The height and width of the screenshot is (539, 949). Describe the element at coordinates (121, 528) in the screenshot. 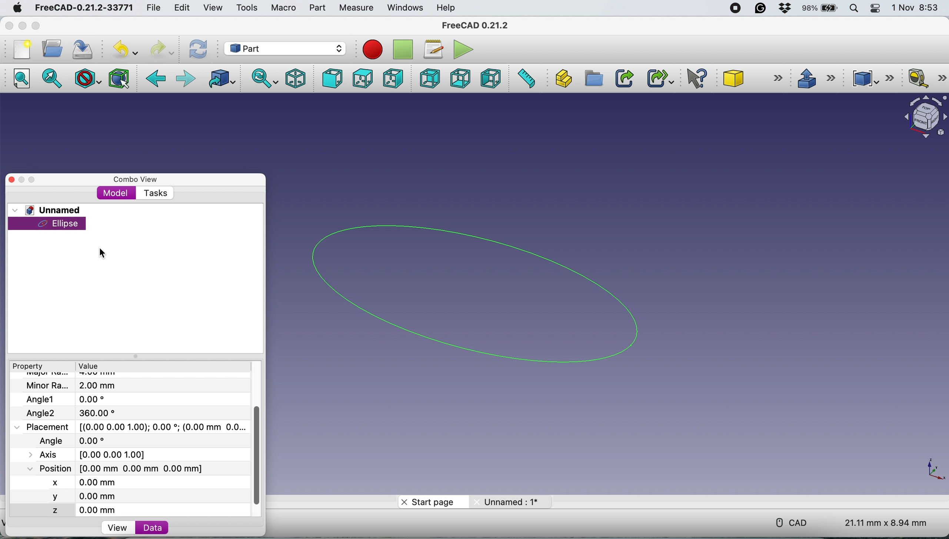

I see `view` at that location.